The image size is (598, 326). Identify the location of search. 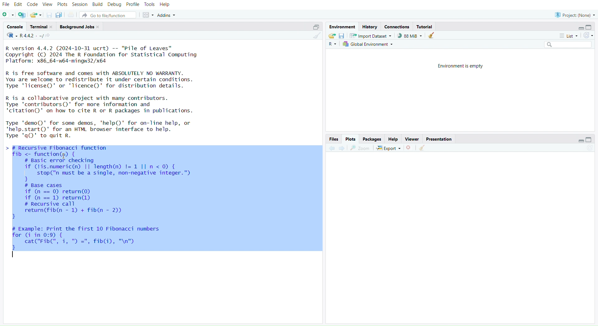
(565, 44).